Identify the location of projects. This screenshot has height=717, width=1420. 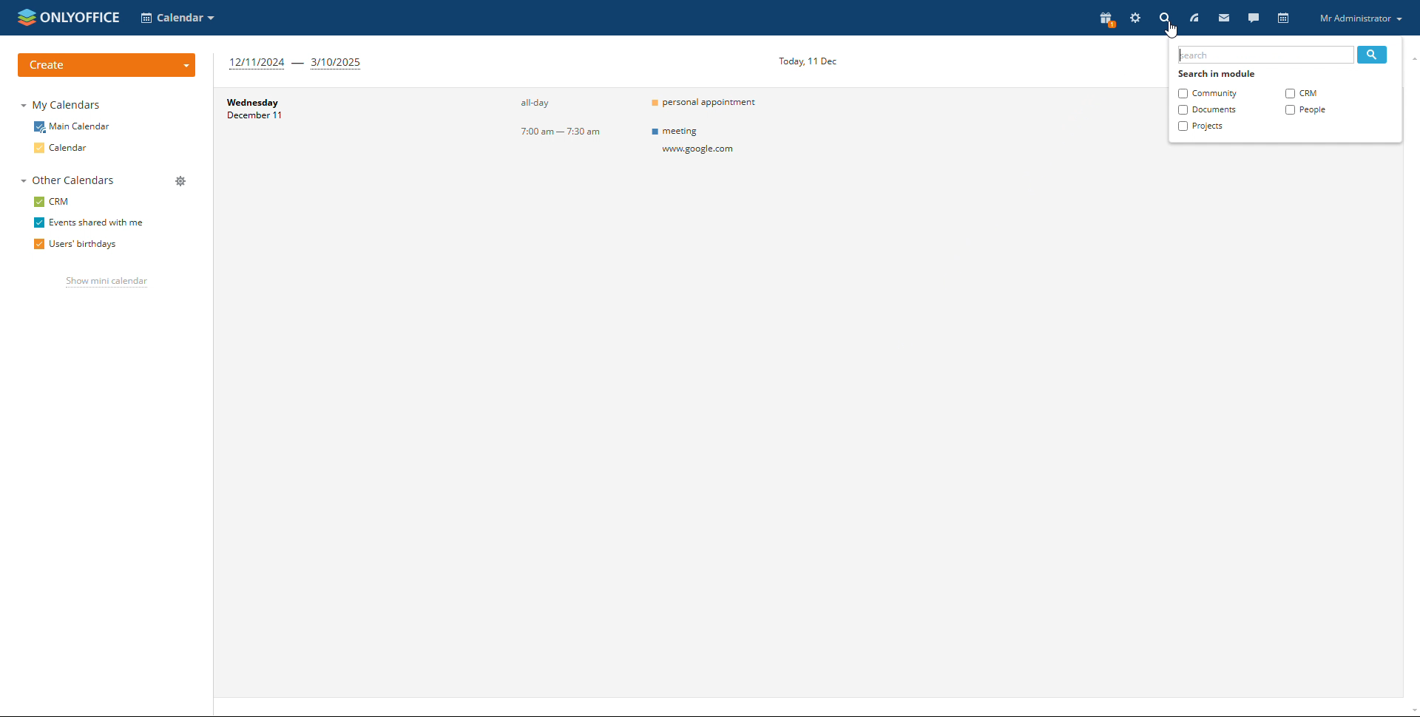
(1209, 127).